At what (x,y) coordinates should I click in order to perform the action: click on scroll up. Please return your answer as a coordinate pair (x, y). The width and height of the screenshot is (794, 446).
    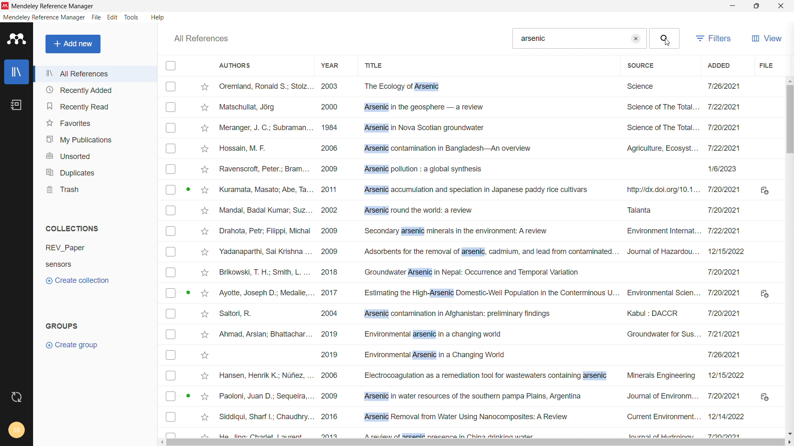
    Looking at the image, I should click on (789, 81).